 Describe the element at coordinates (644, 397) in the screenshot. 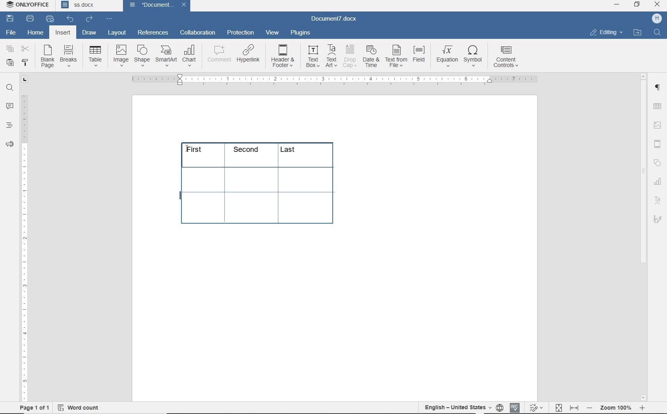

I see `scroll down` at that location.